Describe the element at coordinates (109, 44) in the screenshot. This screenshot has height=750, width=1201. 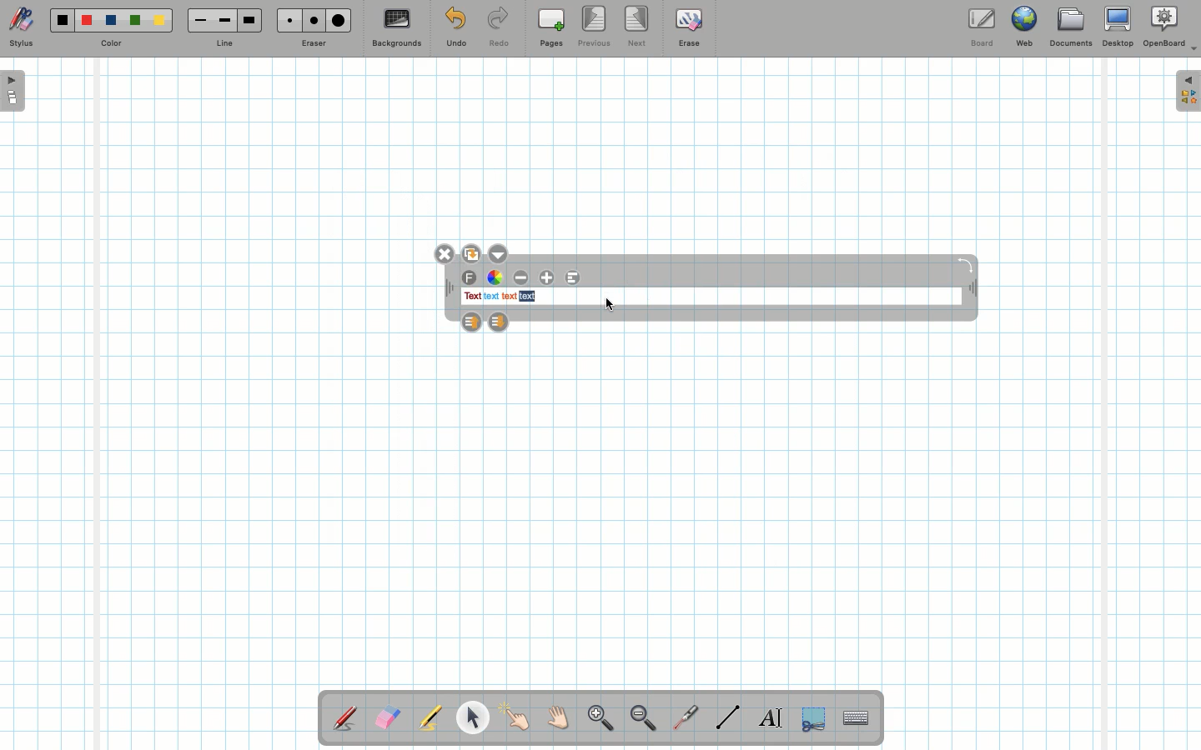
I see `Color` at that location.